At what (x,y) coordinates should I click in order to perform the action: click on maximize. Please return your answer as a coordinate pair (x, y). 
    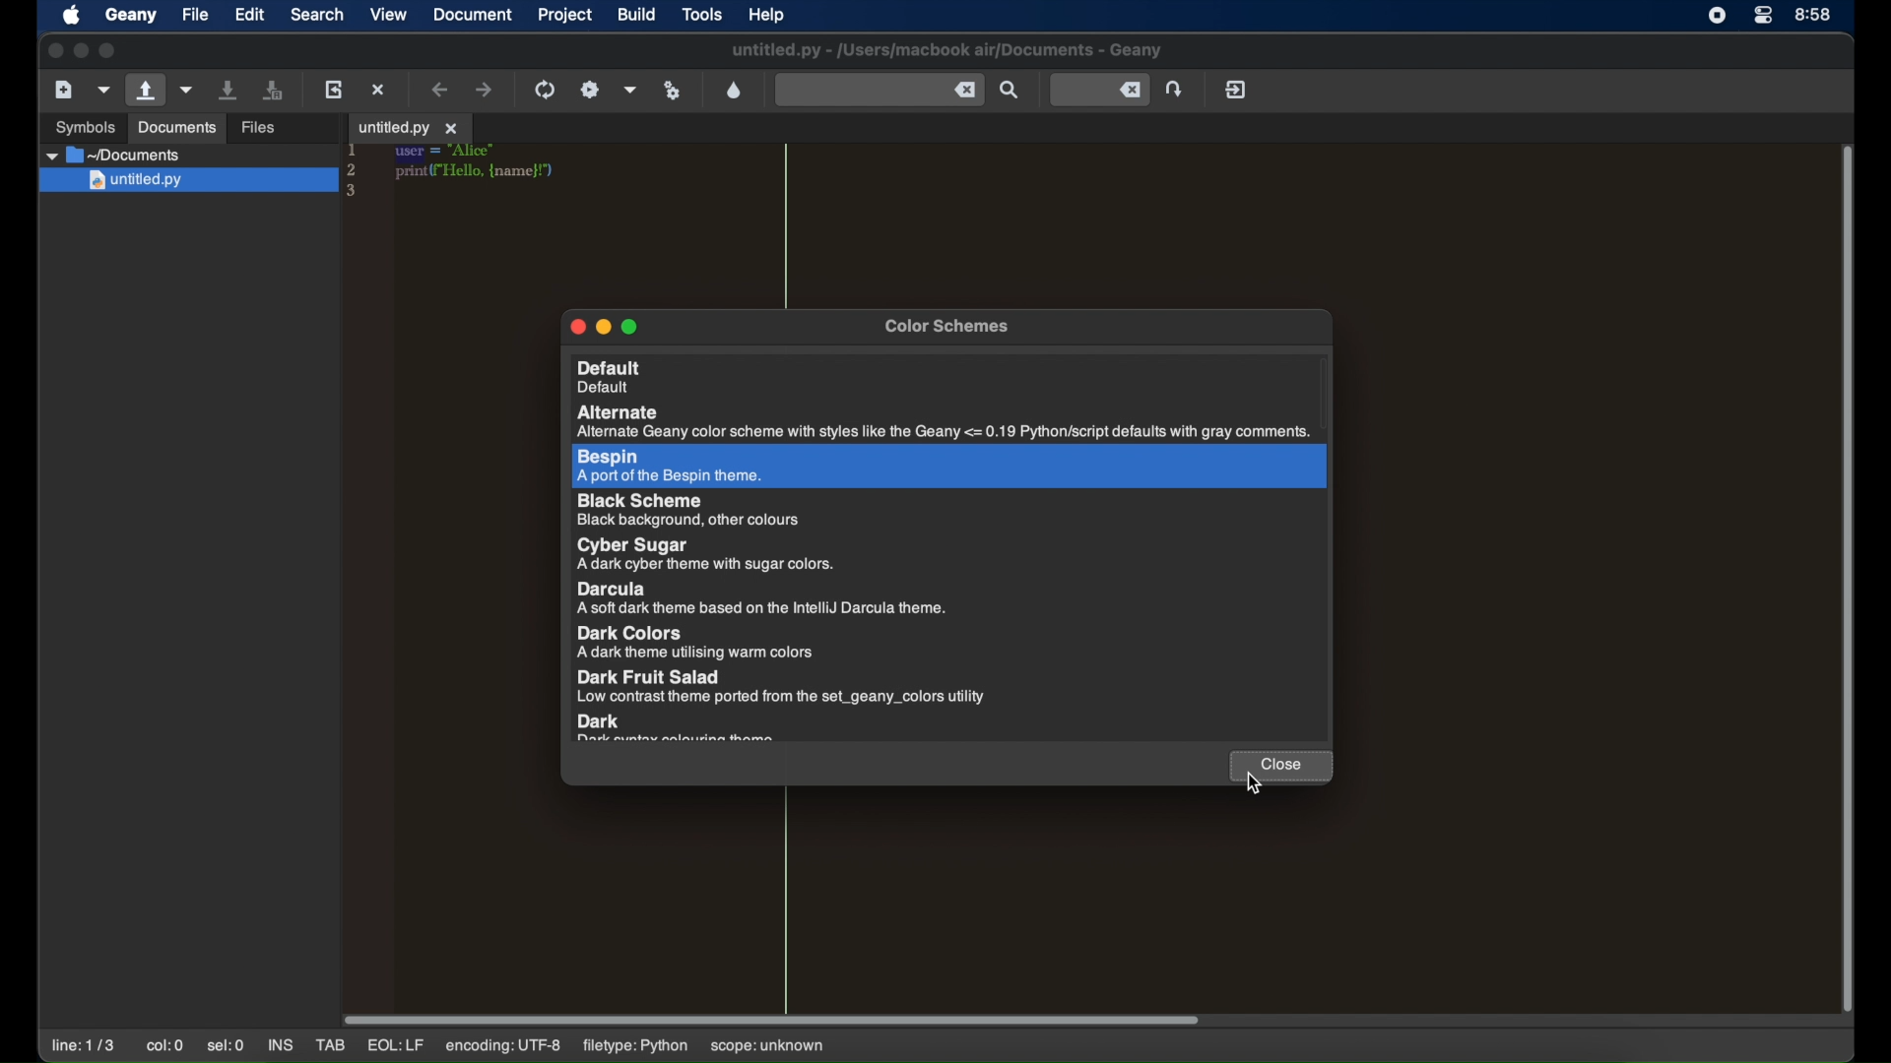
    Looking at the image, I should click on (631, 327).